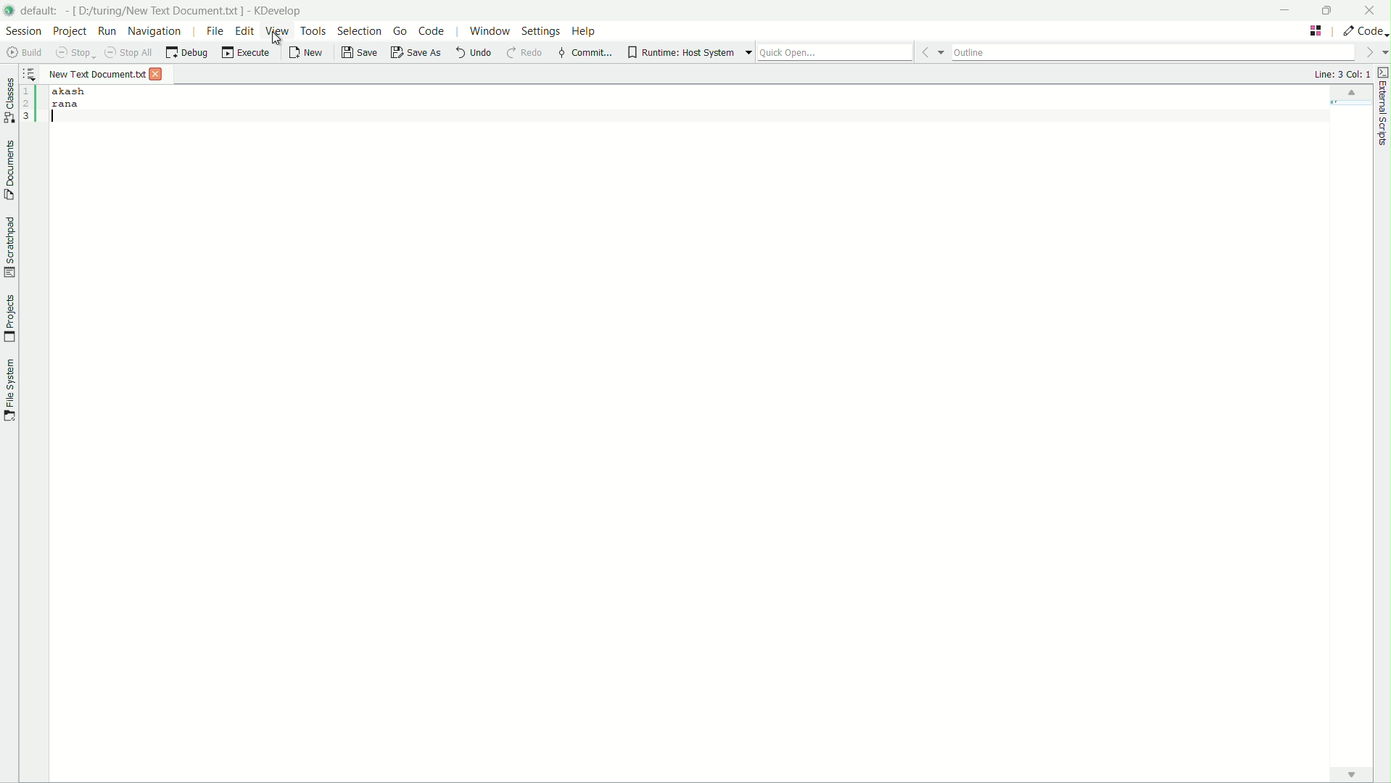 The image size is (1391, 783). Describe the element at coordinates (585, 53) in the screenshot. I see `commit` at that location.